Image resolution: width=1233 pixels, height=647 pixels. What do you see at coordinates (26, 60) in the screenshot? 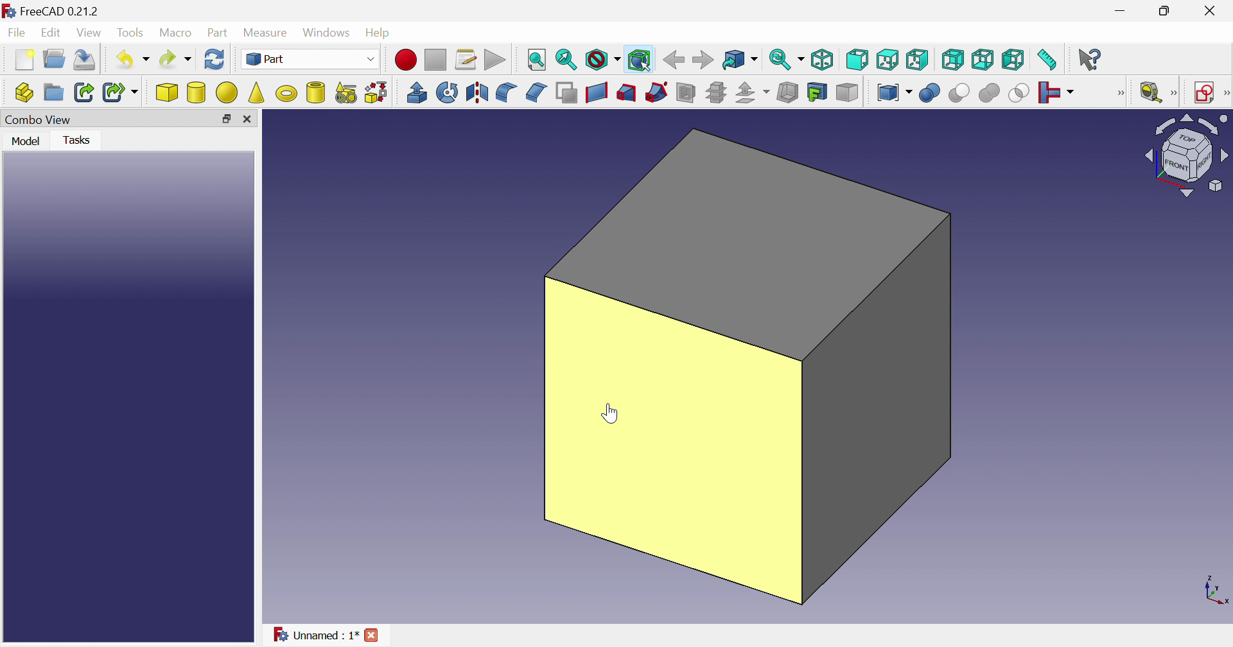
I see `New` at bounding box center [26, 60].